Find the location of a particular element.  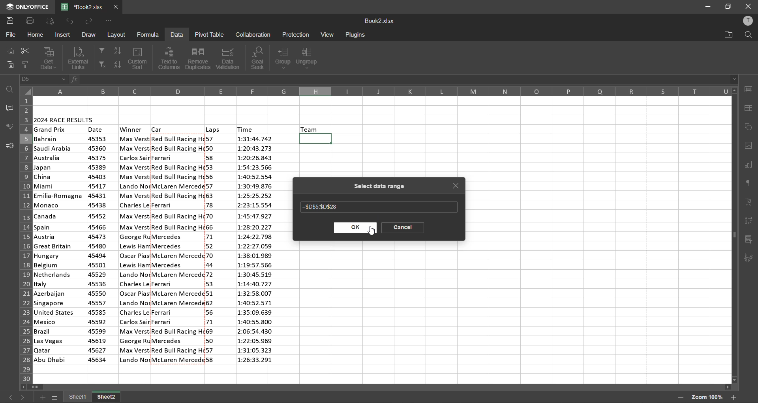

redo is located at coordinates (90, 21).